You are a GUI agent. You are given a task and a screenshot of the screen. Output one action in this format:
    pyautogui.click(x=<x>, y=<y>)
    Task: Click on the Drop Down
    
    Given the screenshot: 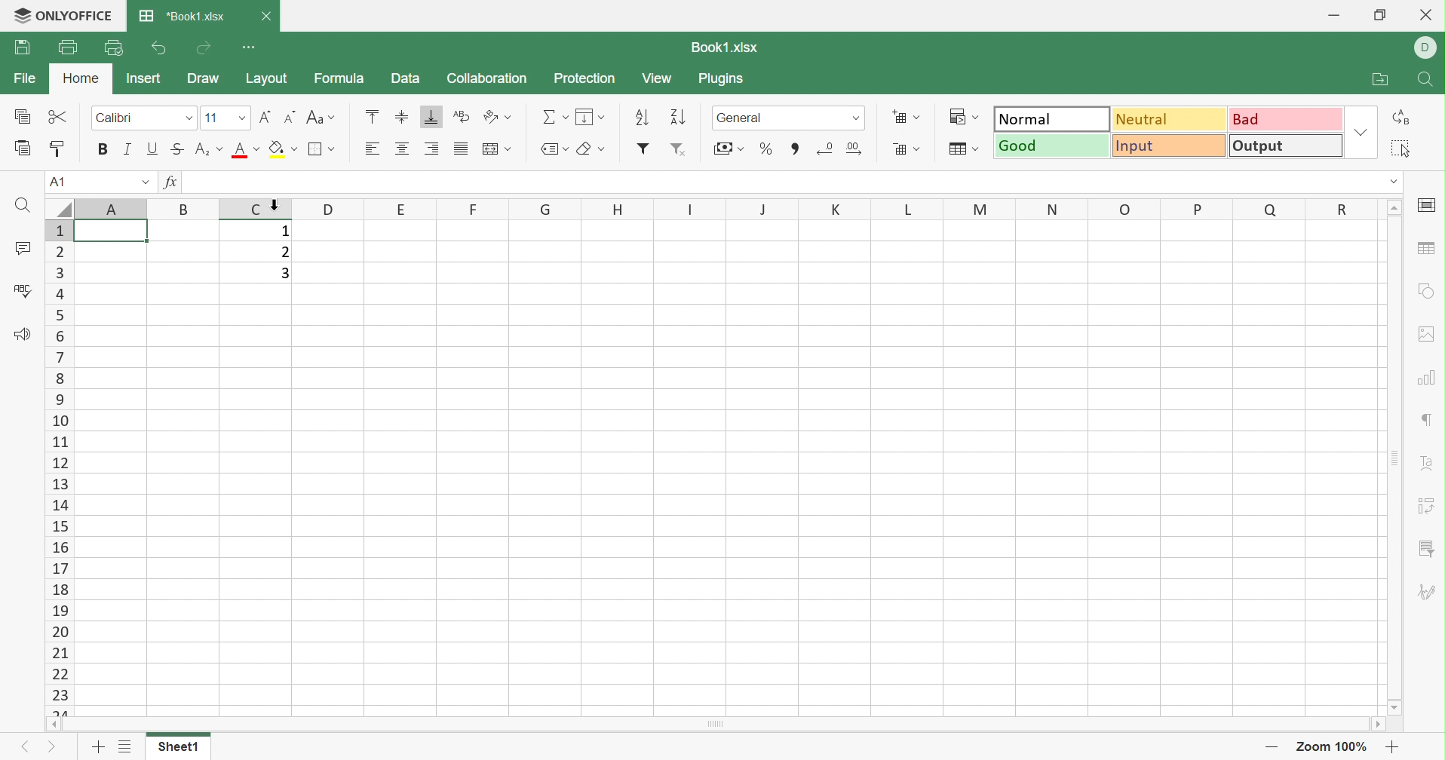 What is the action you would take?
    pyautogui.click(x=854, y=118)
    